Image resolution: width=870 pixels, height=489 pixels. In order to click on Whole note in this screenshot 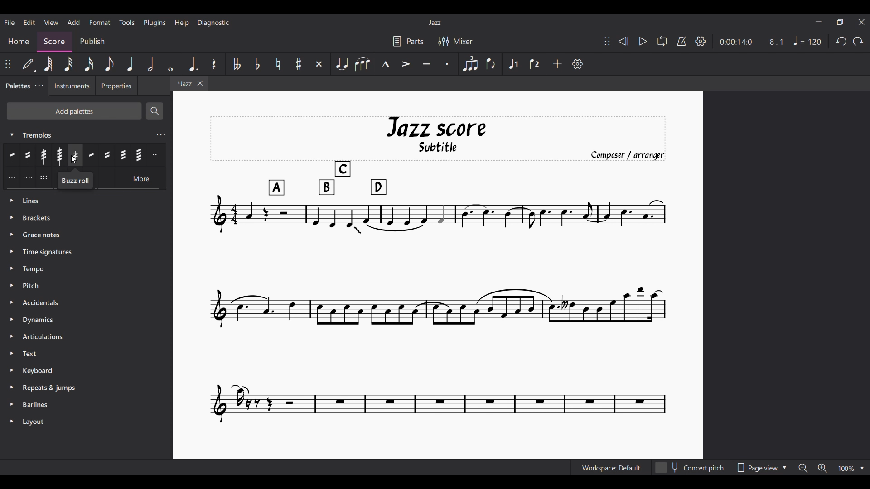, I will do `click(171, 64)`.